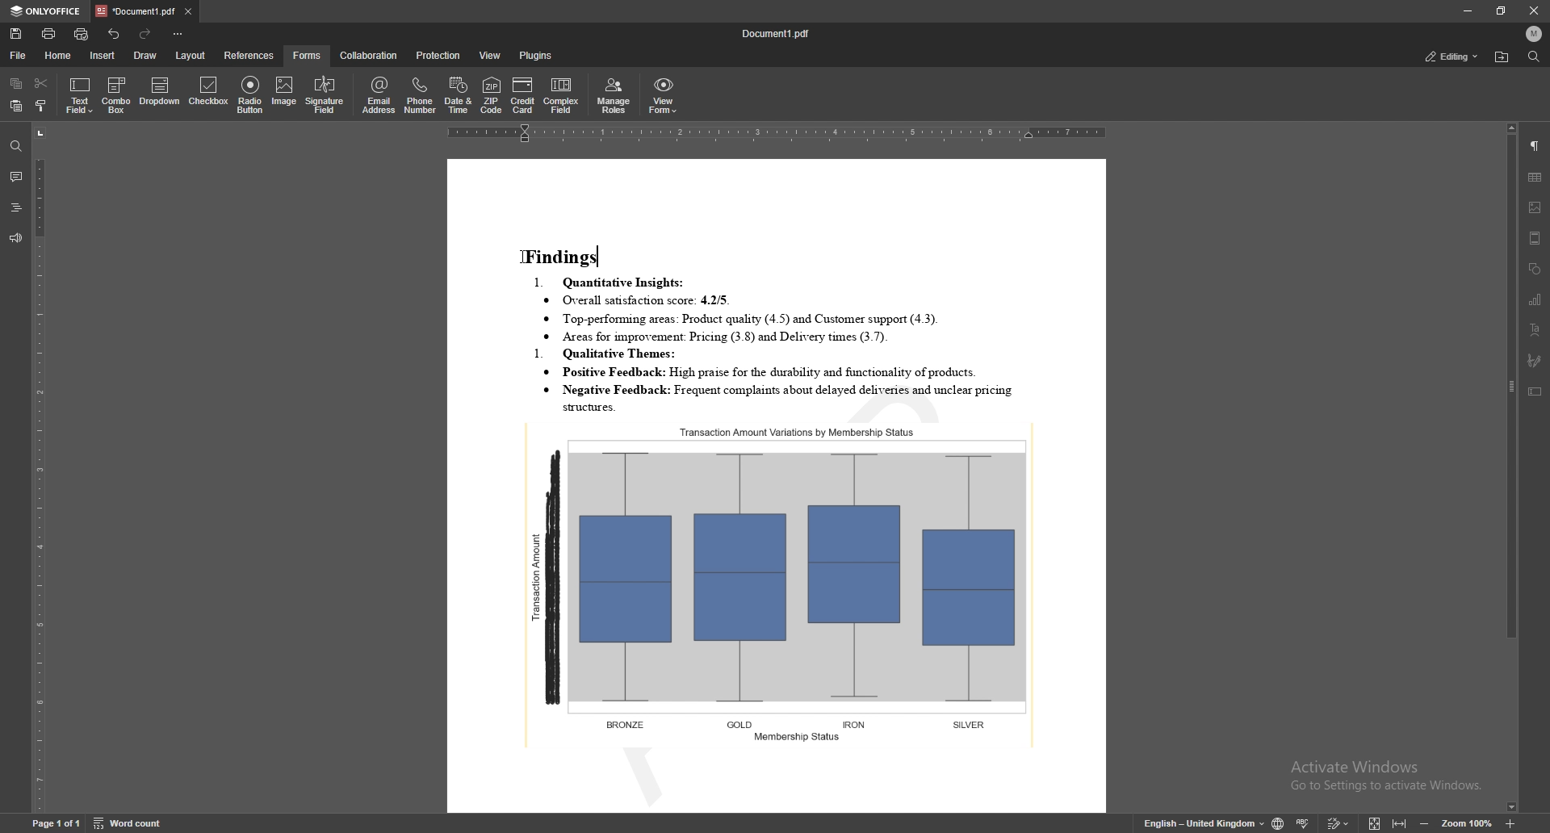 This screenshot has width=1550, height=833. What do you see at coordinates (1509, 467) in the screenshot?
I see `scroll bar` at bounding box center [1509, 467].